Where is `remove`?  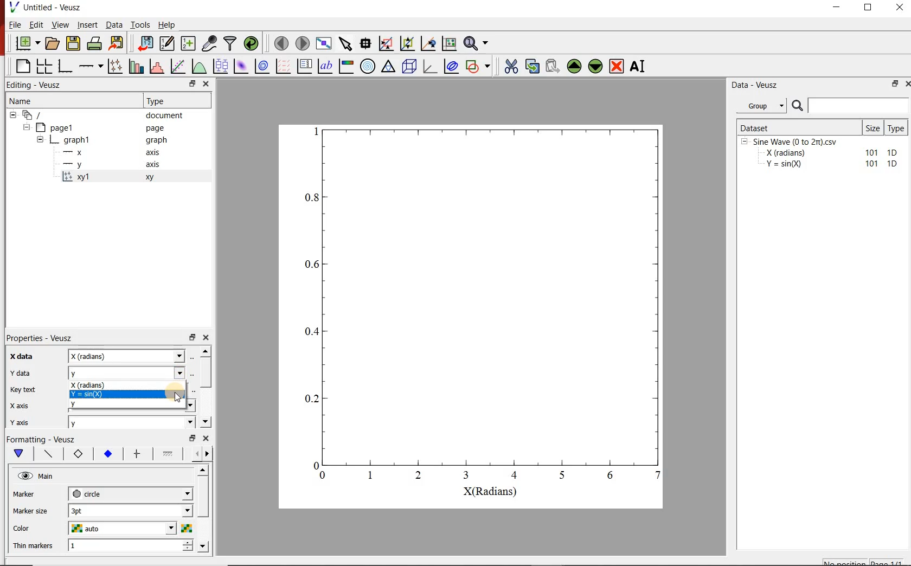
remove is located at coordinates (617, 66).